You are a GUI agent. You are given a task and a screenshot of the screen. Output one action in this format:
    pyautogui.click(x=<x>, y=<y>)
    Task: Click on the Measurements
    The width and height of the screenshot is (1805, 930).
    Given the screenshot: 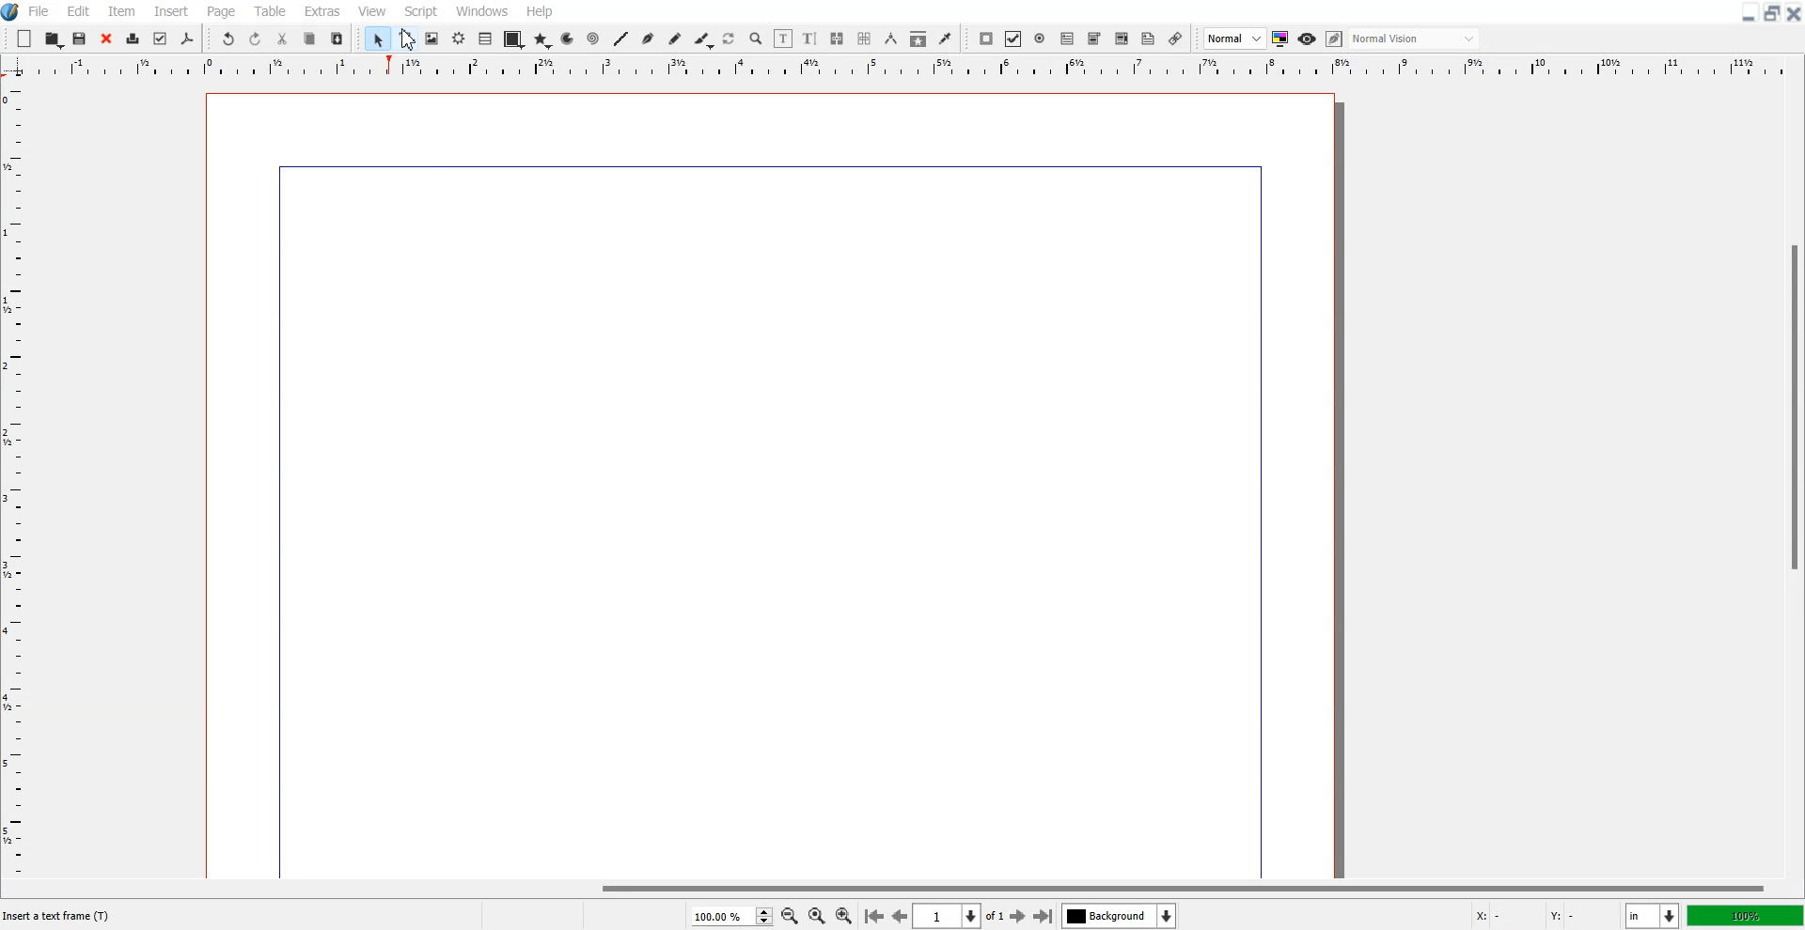 What is the action you would take?
    pyautogui.click(x=892, y=39)
    